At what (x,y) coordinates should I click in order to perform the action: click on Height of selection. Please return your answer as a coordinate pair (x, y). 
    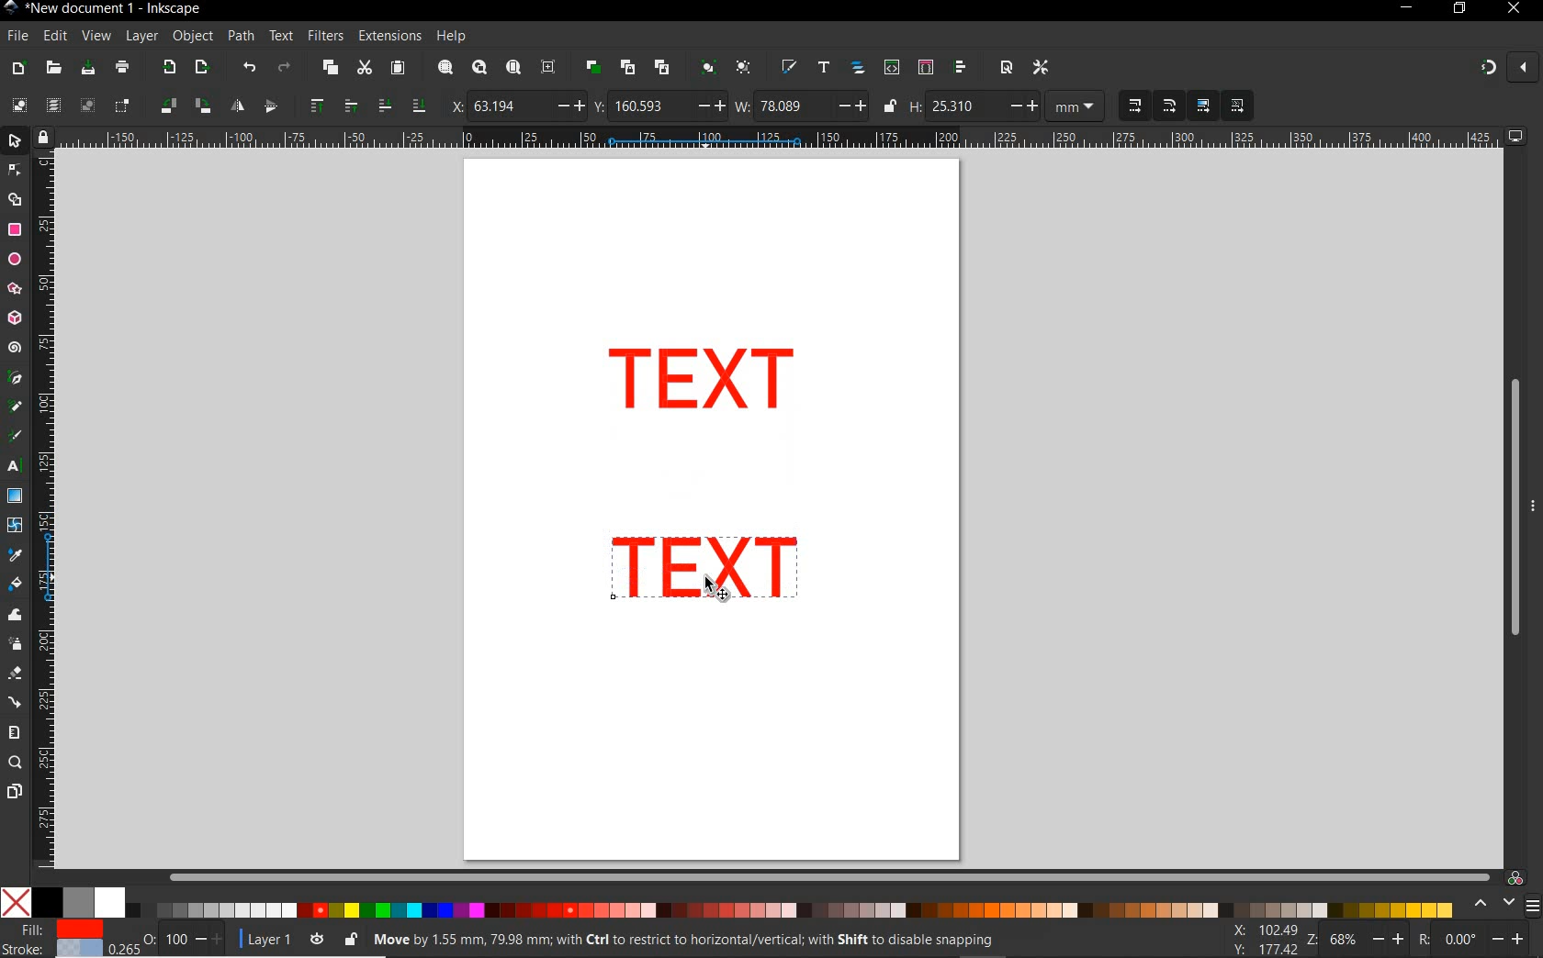
    Looking at the image, I should click on (974, 106).